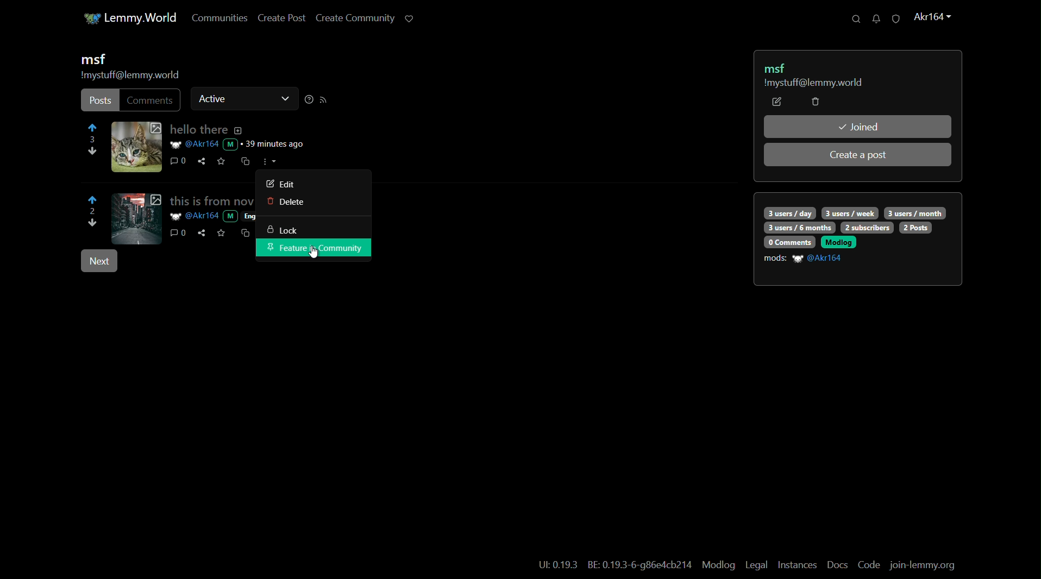 This screenshot has height=579, width=1041. What do you see at coordinates (914, 212) in the screenshot?
I see `3 users per month` at bounding box center [914, 212].